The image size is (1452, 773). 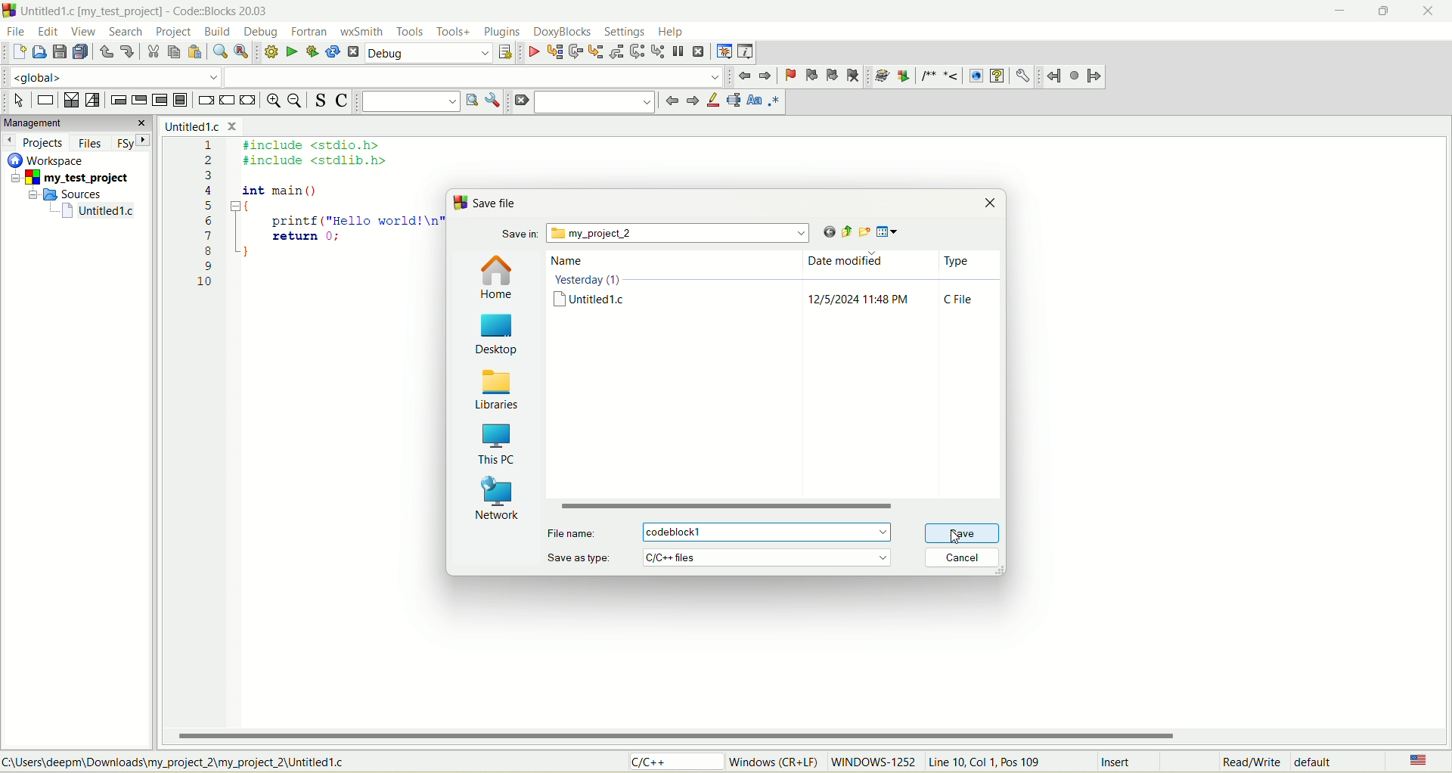 I want to click on doxywizard, so click(x=880, y=76).